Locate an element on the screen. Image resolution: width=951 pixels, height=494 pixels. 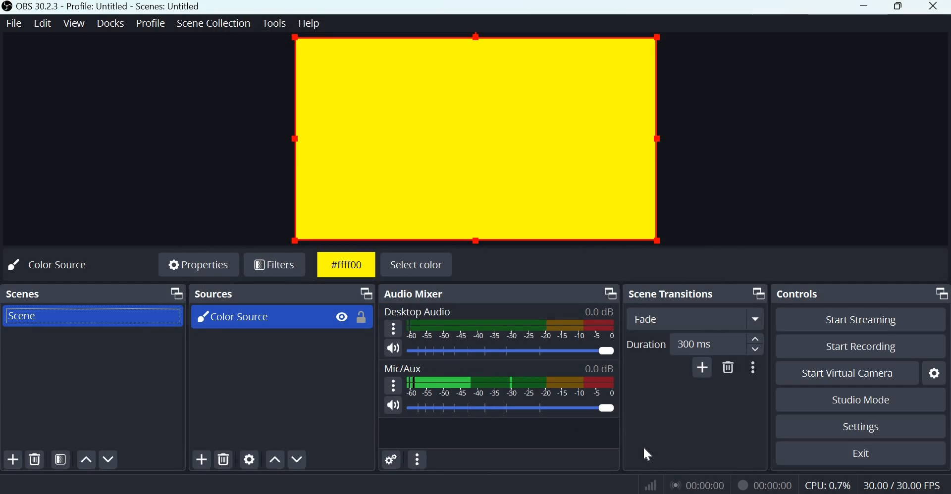
Dock Options icon is located at coordinates (608, 293).